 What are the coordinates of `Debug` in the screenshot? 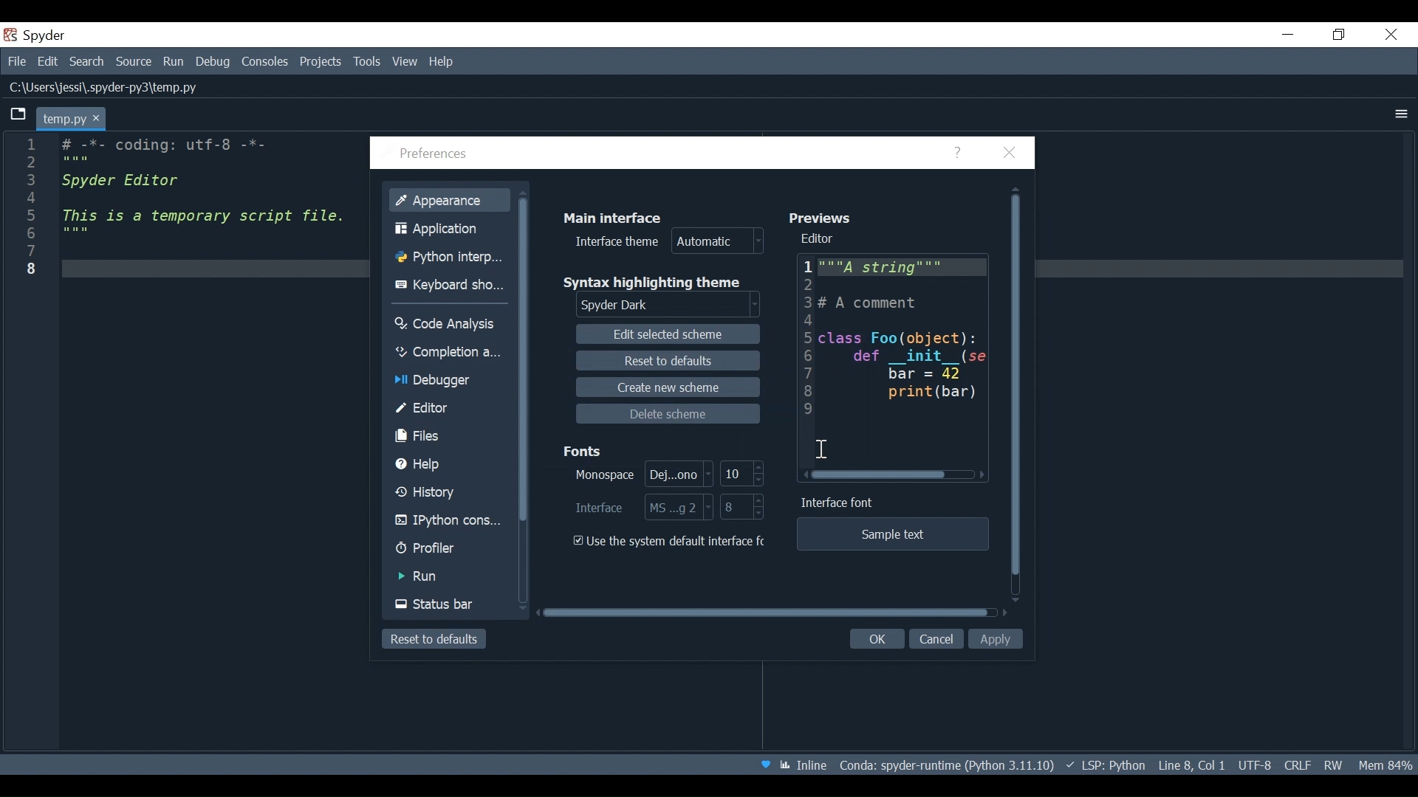 It's located at (215, 63).